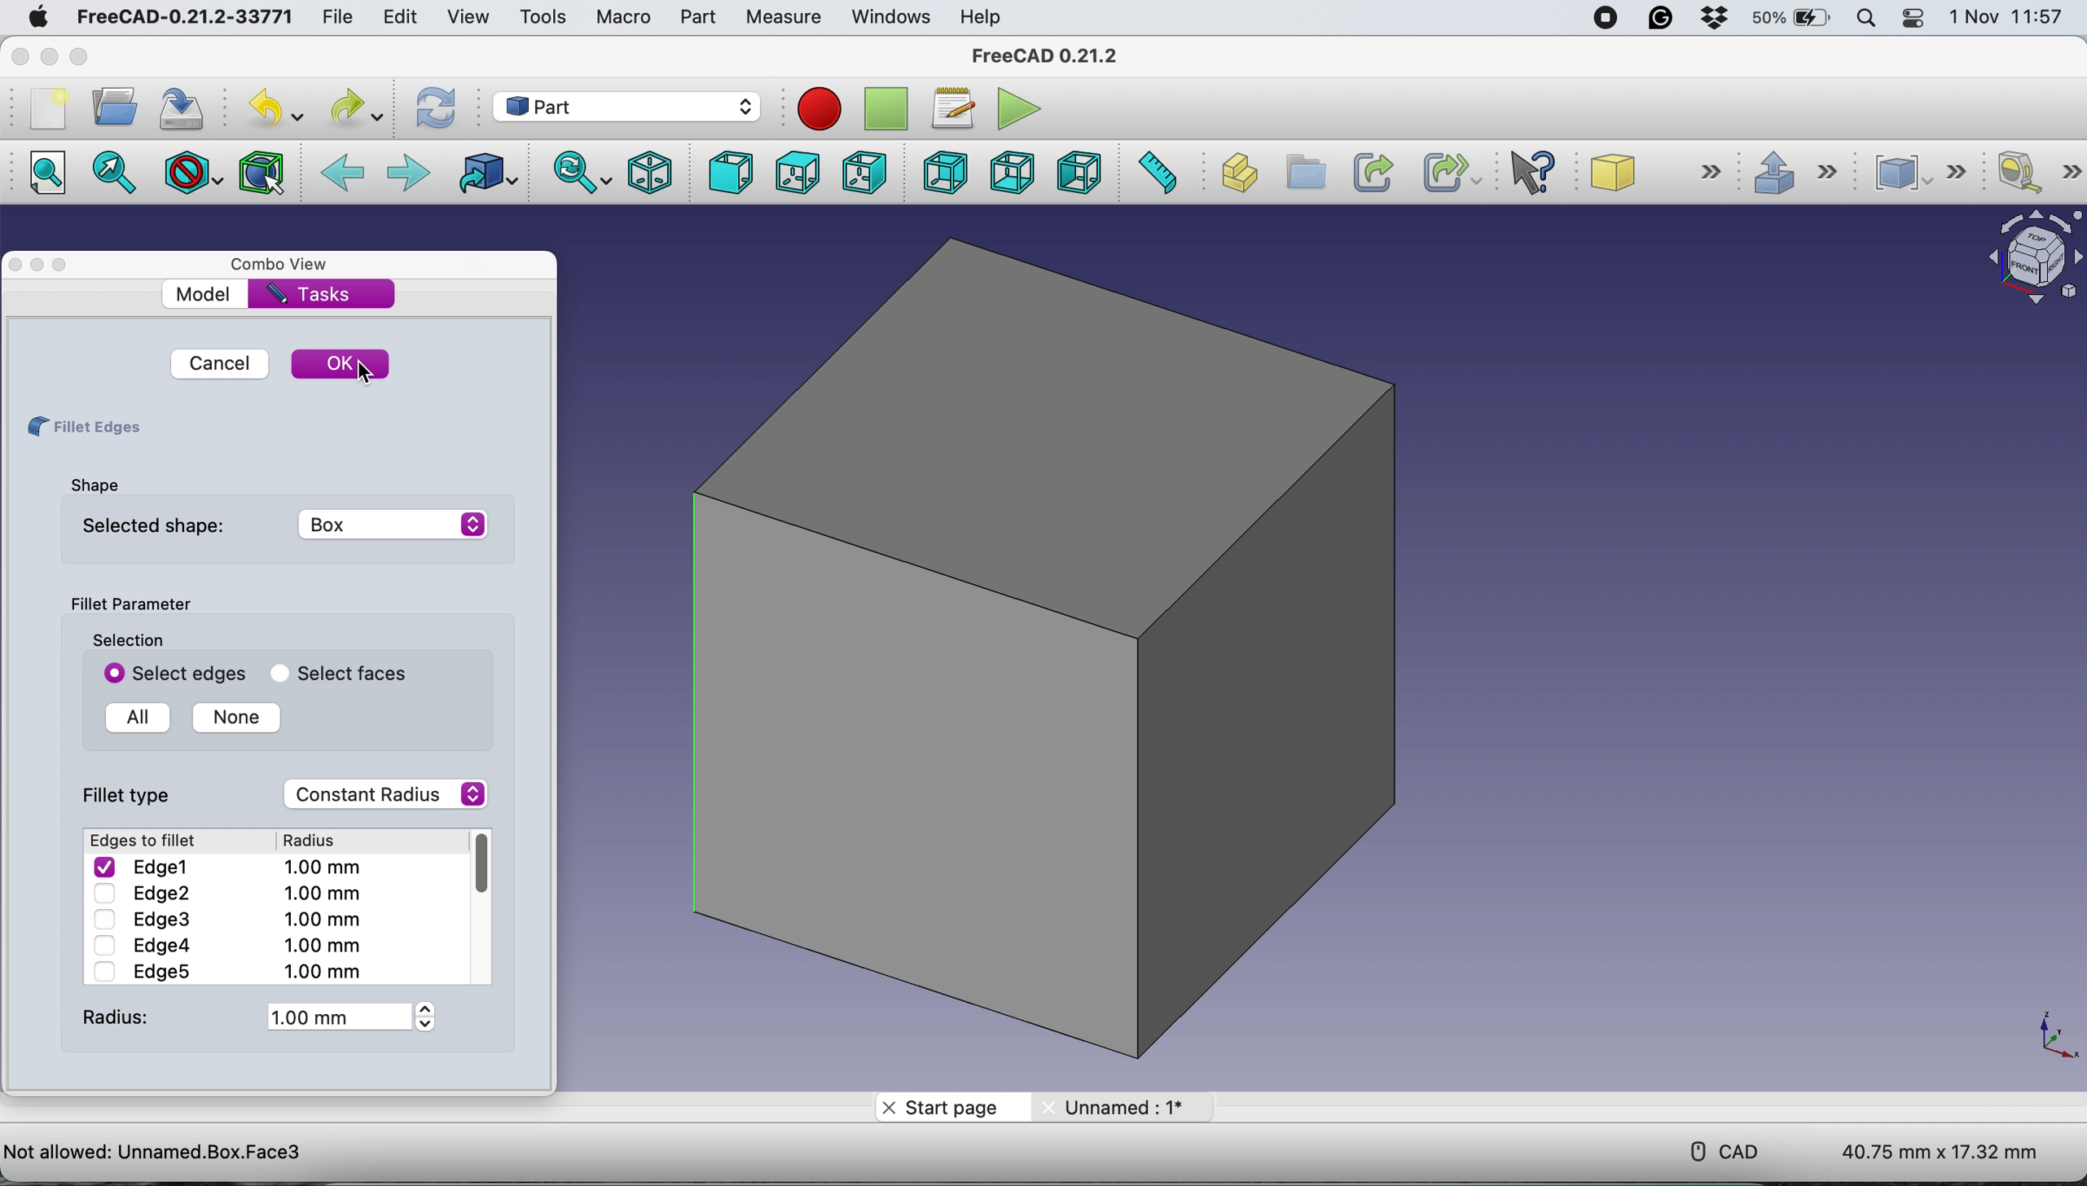  What do you see at coordinates (205, 294) in the screenshot?
I see `Model` at bounding box center [205, 294].